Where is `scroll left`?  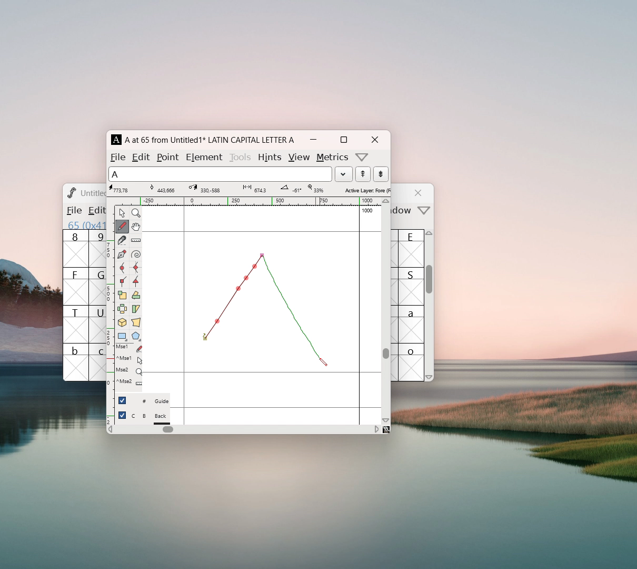 scroll left is located at coordinates (110, 430).